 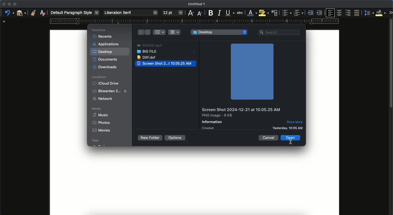 I want to click on justify, so click(x=357, y=13).